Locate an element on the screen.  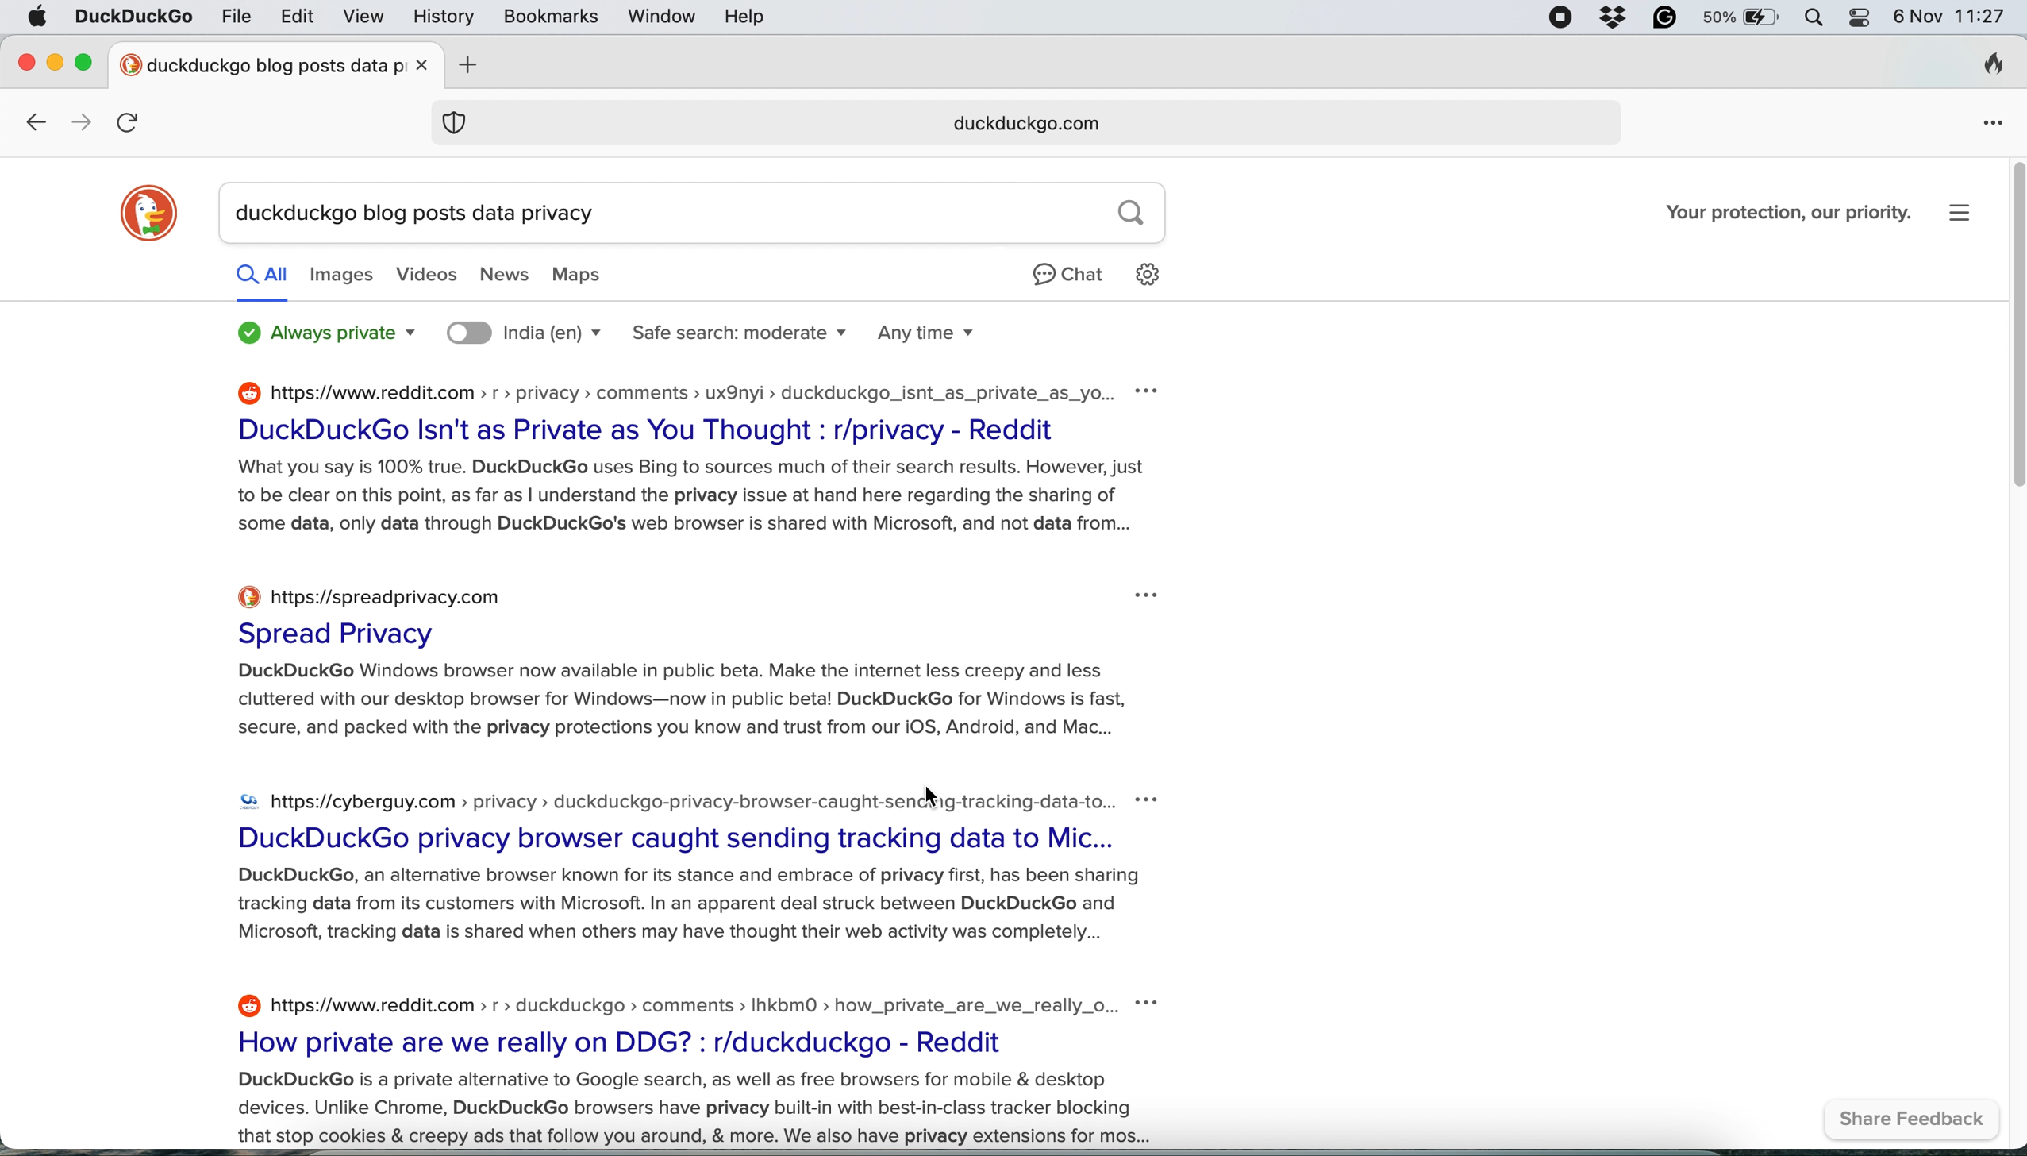
vertical scroll bar is located at coordinates (2006, 322).